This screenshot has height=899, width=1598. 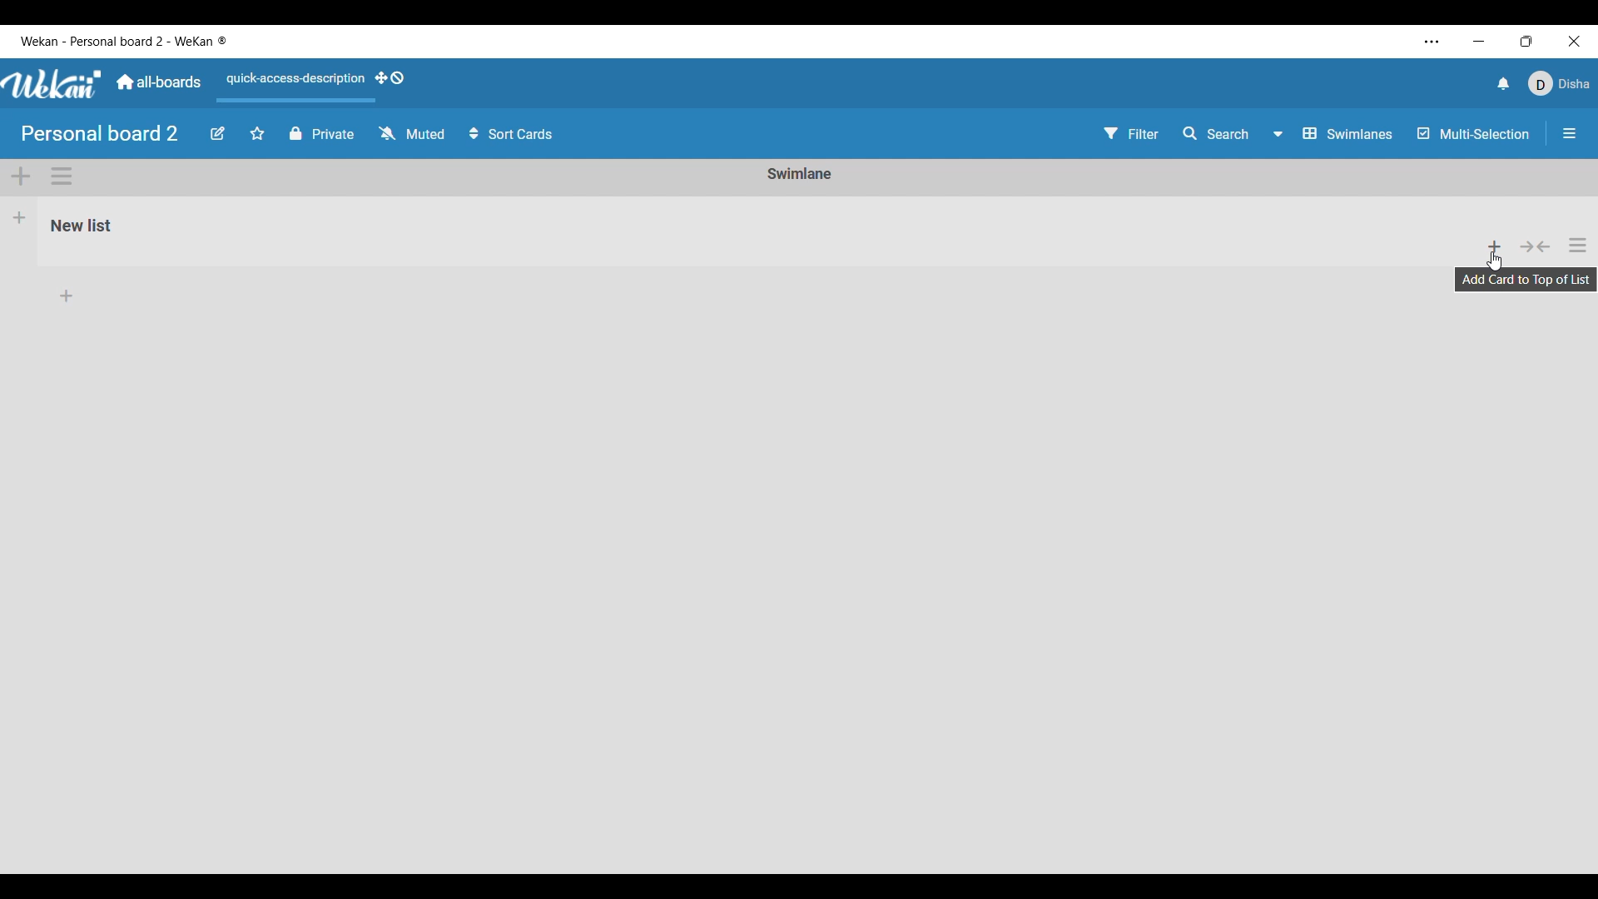 I want to click on Edit, so click(x=219, y=134).